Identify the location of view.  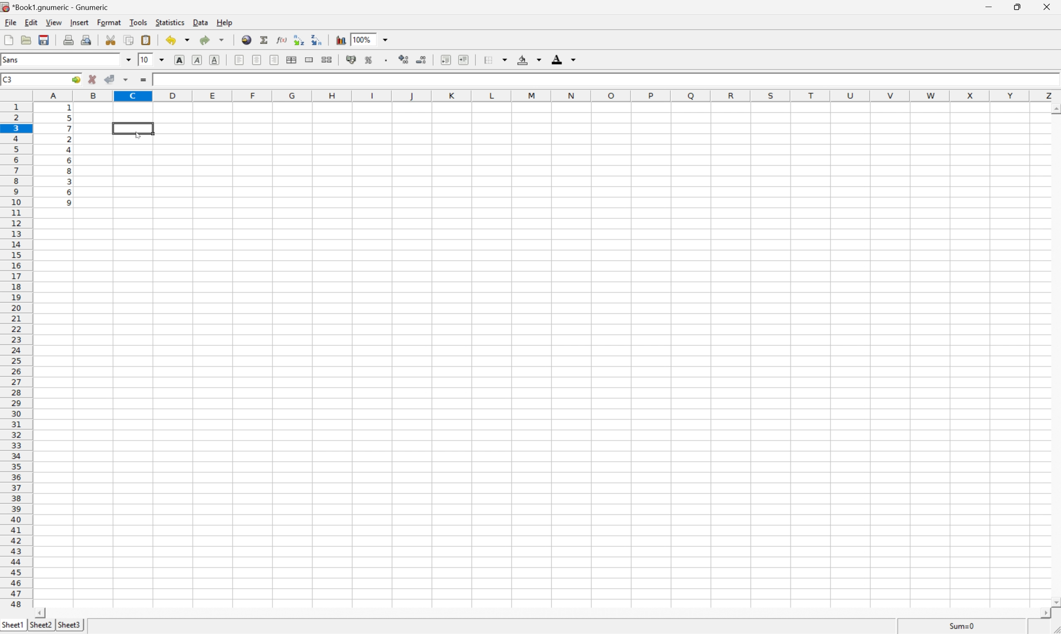
(54, 22).